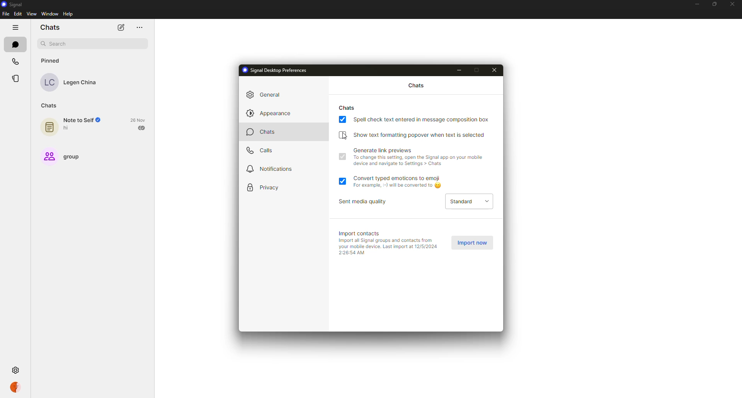  I want to click on enabled, so click(342, 120).